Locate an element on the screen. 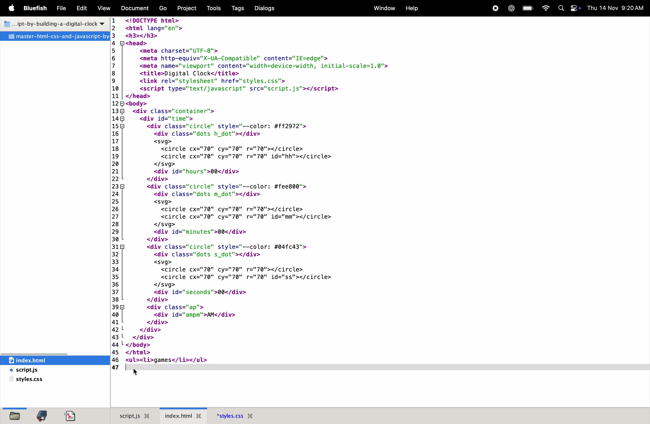 Image resolution: width=650 pixels, height=424 pixels.  is located at coordinates (166, 360).